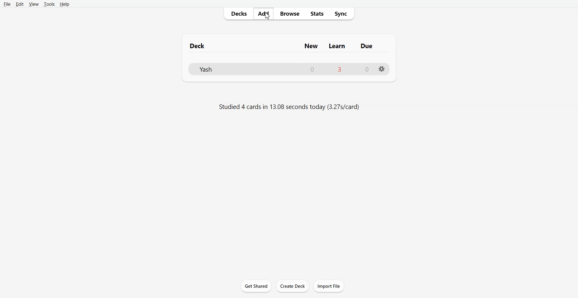 The width and height of the screenshot is (578, 298). Describe the element at coordinates (64, 5) in the screenshot. I see `Help` at that location.